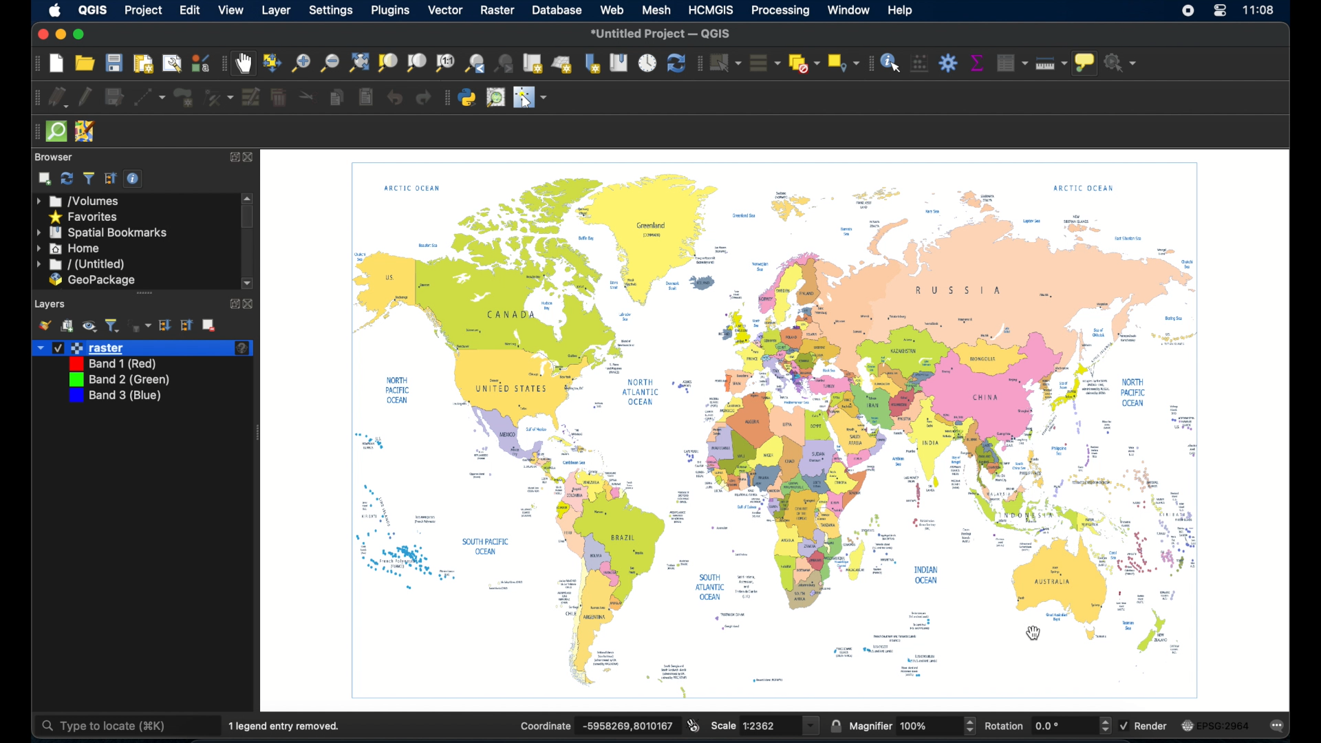  I want to click on screen recorder, so click(1190, 13).